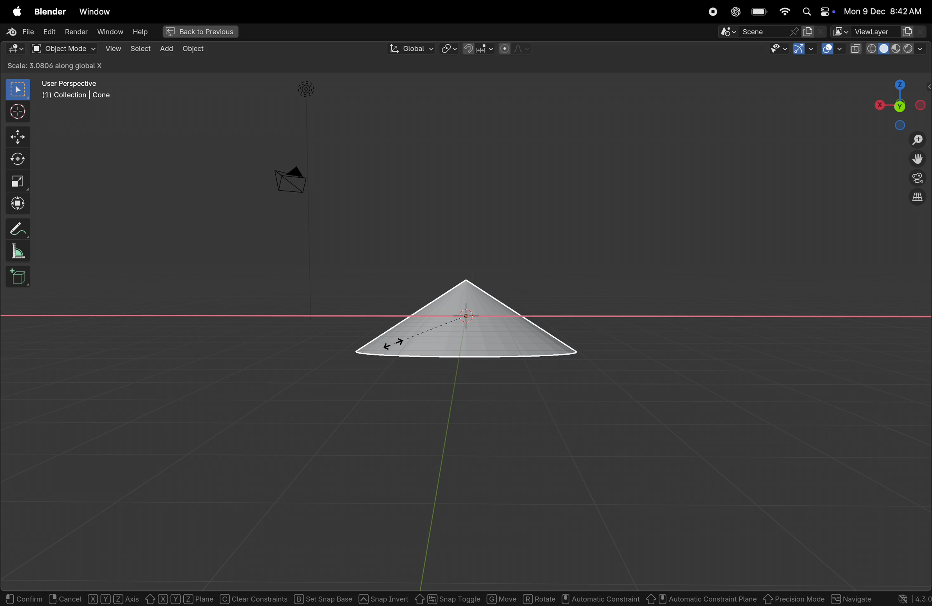 The image size is (932, 606). What do you see at coordinates (394, 343) in the screenshot?
I see `cursor` at bounding box center [394, 343].